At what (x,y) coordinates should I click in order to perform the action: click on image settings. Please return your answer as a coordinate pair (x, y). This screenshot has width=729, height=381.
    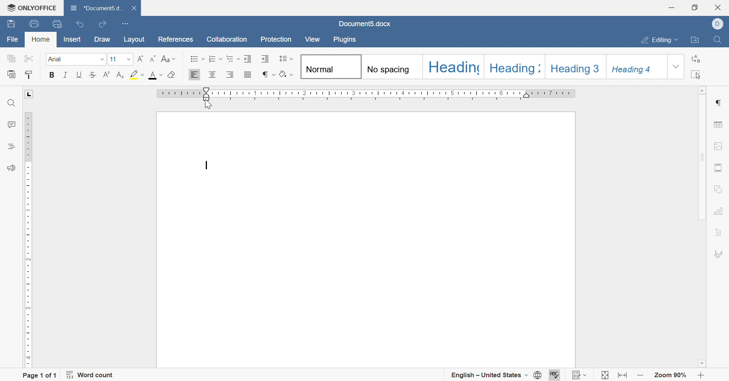
    Looking at the image, I should click on (719, 145).